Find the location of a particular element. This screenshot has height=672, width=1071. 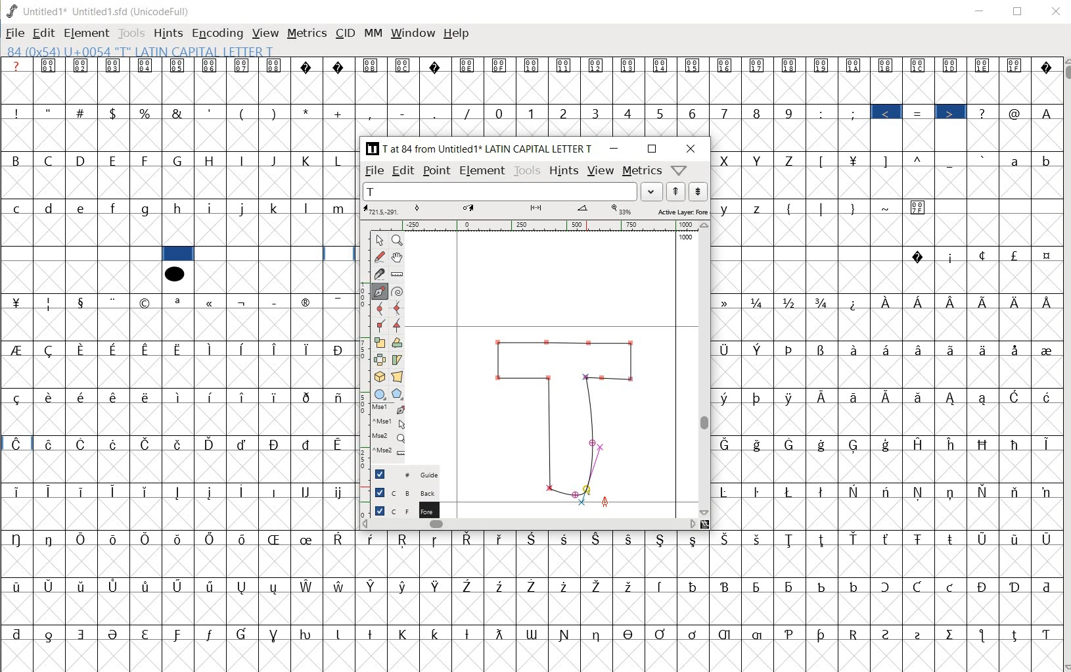

ruler is located at coordinates (361, 347).